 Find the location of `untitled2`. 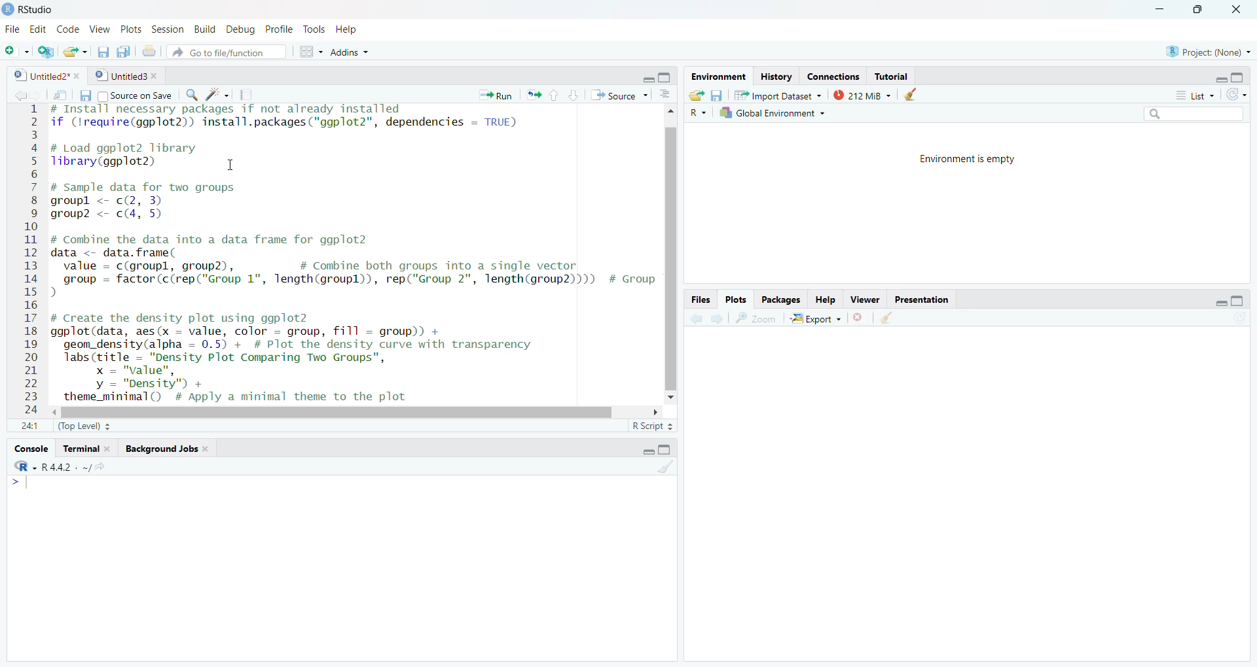

untitled2 is located at coordinates (42, 76).